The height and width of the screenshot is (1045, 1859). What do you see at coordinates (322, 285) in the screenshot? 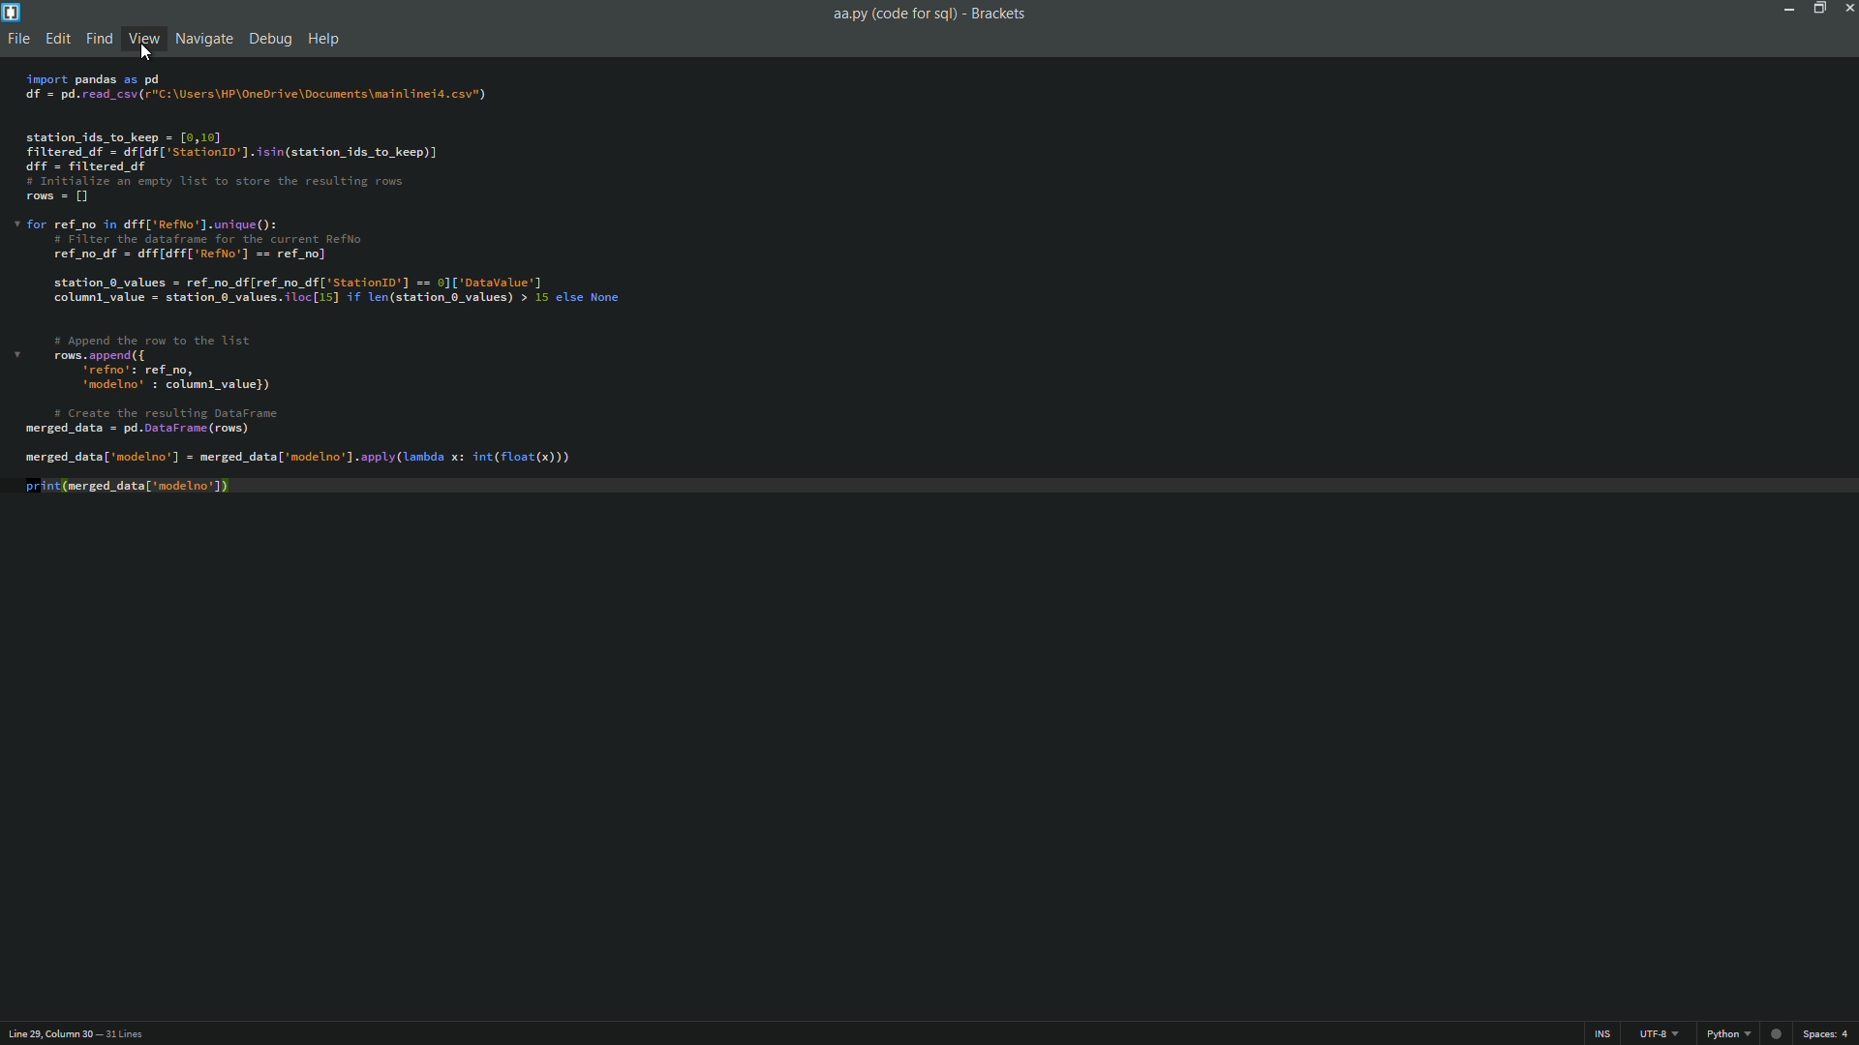
I see `code editor` at bounding box center [322, 285].